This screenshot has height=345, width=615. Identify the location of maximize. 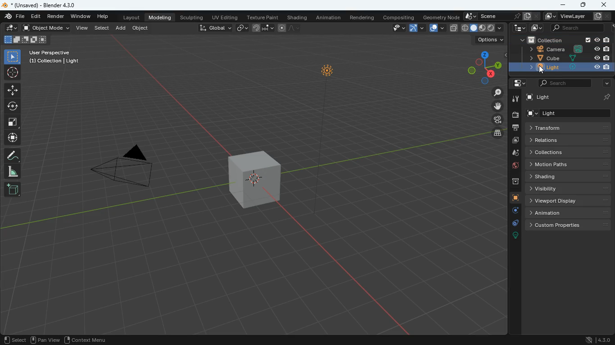
(584, 5).